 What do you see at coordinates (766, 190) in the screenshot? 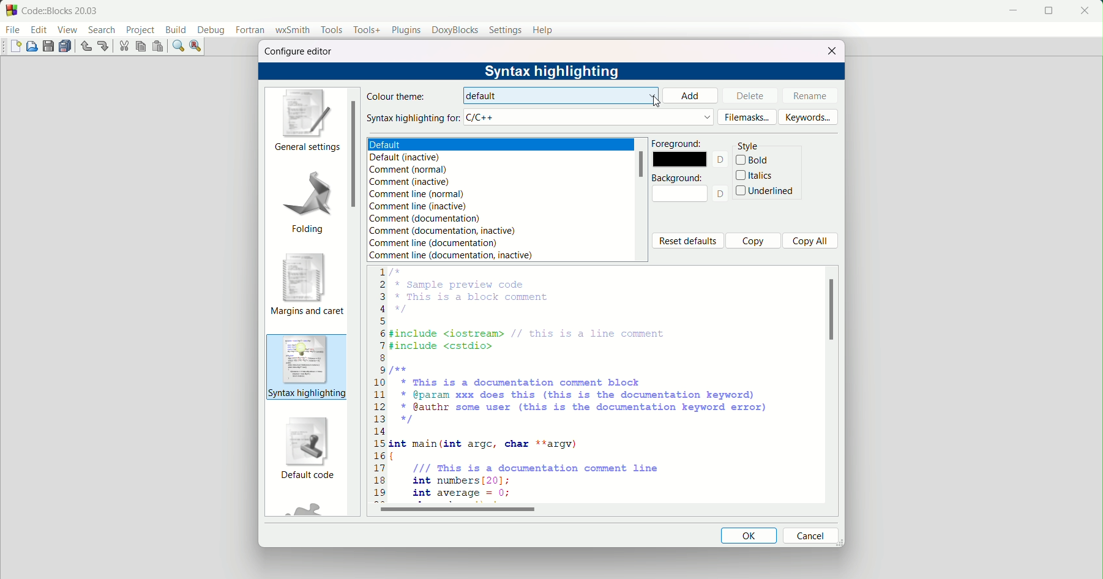
I see `underlined` at bounding box center [766, 190].